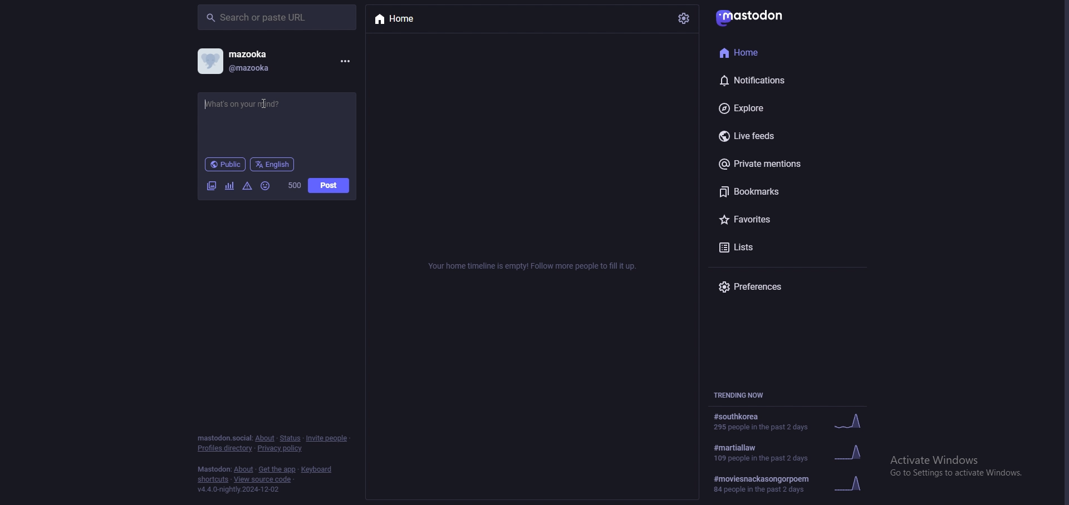 The image size is (1069, 505). What do you see at coordinates (769, 81) in the screenshot?
I see `notifications` at bounding box center [769, 81].